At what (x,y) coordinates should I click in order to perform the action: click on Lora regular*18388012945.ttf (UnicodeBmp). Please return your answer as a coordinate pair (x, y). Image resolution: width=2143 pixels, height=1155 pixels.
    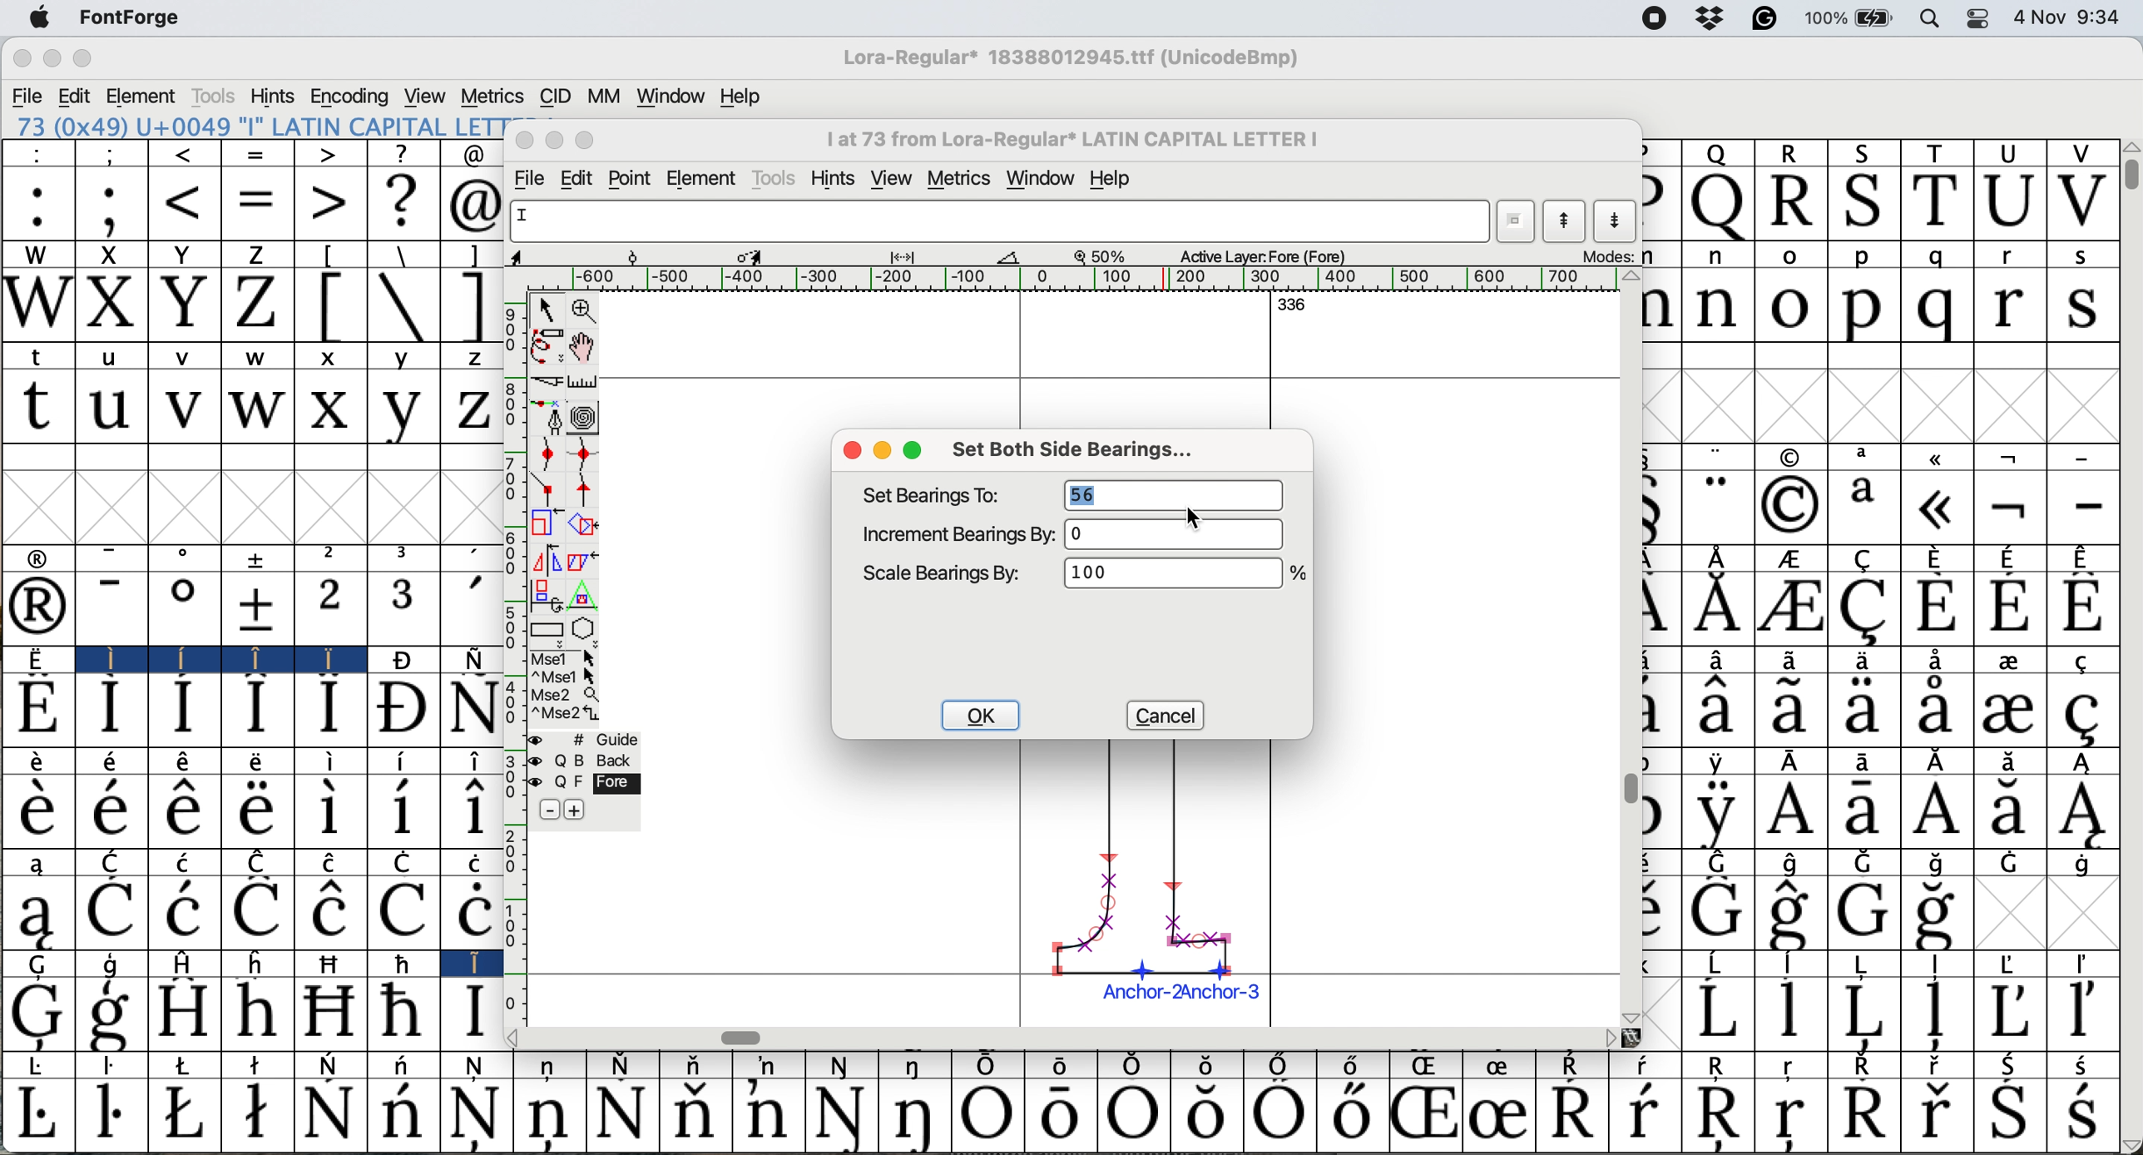
    Looking at the image, I should click on (1067, 60).